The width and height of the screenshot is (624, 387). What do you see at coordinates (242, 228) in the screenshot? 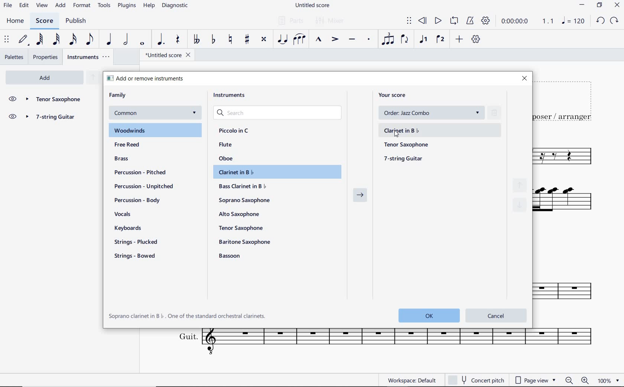
I see `tenor saxophone` at bounding box center [242, 228].